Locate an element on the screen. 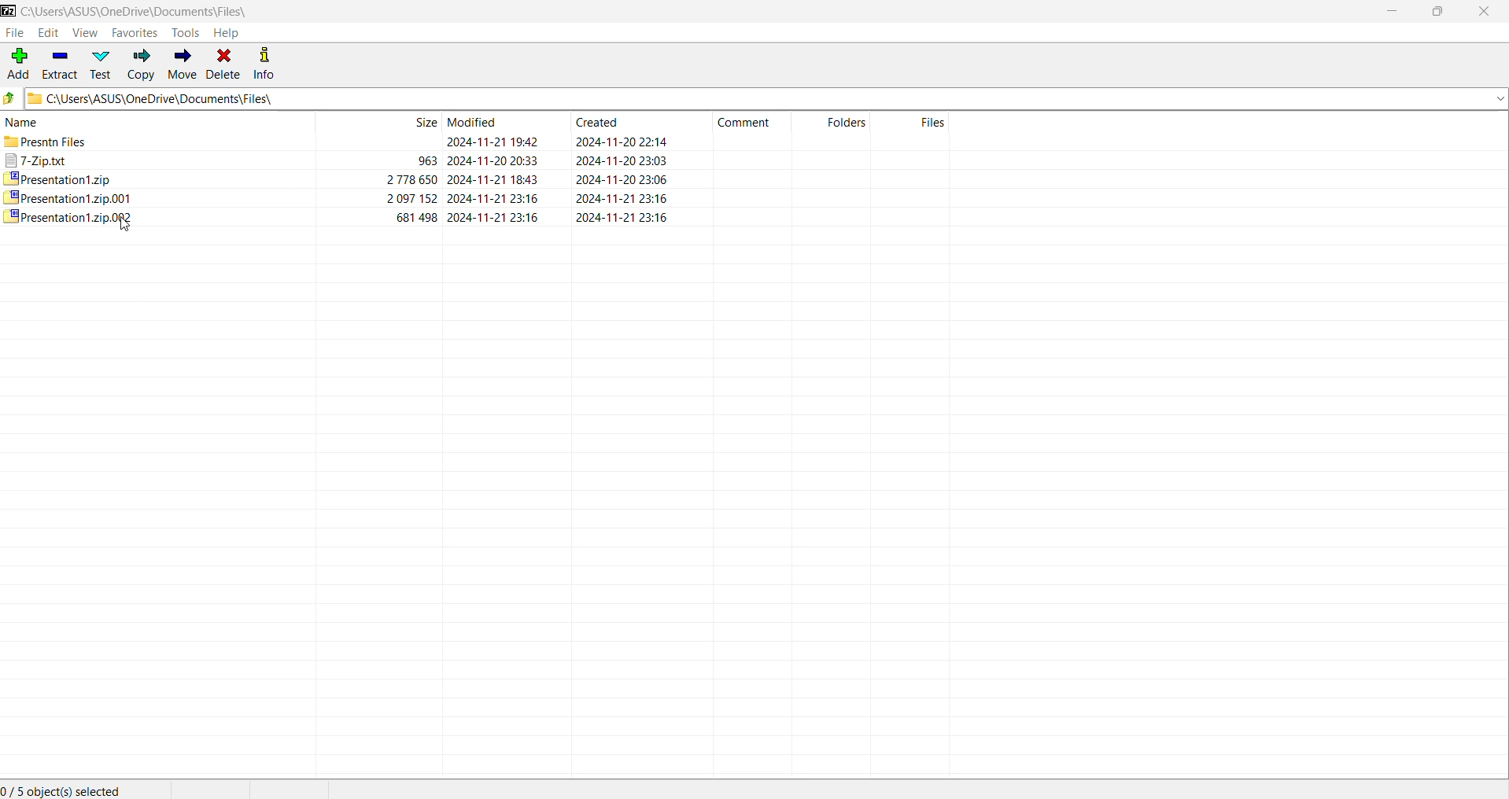 The image size is (1509, 799). Move is located at coordinates (181, 64).